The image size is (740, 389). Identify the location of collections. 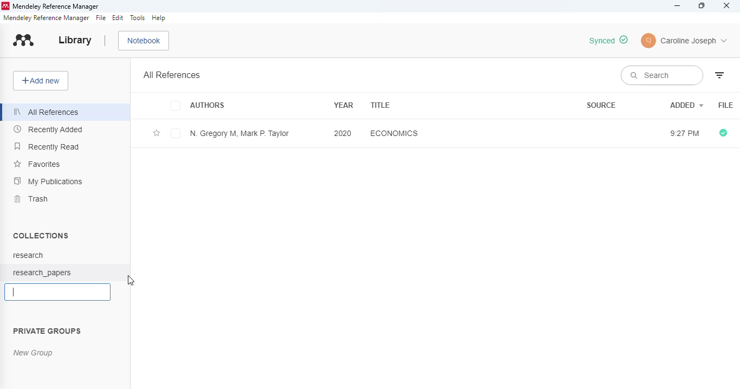
(42, 235).